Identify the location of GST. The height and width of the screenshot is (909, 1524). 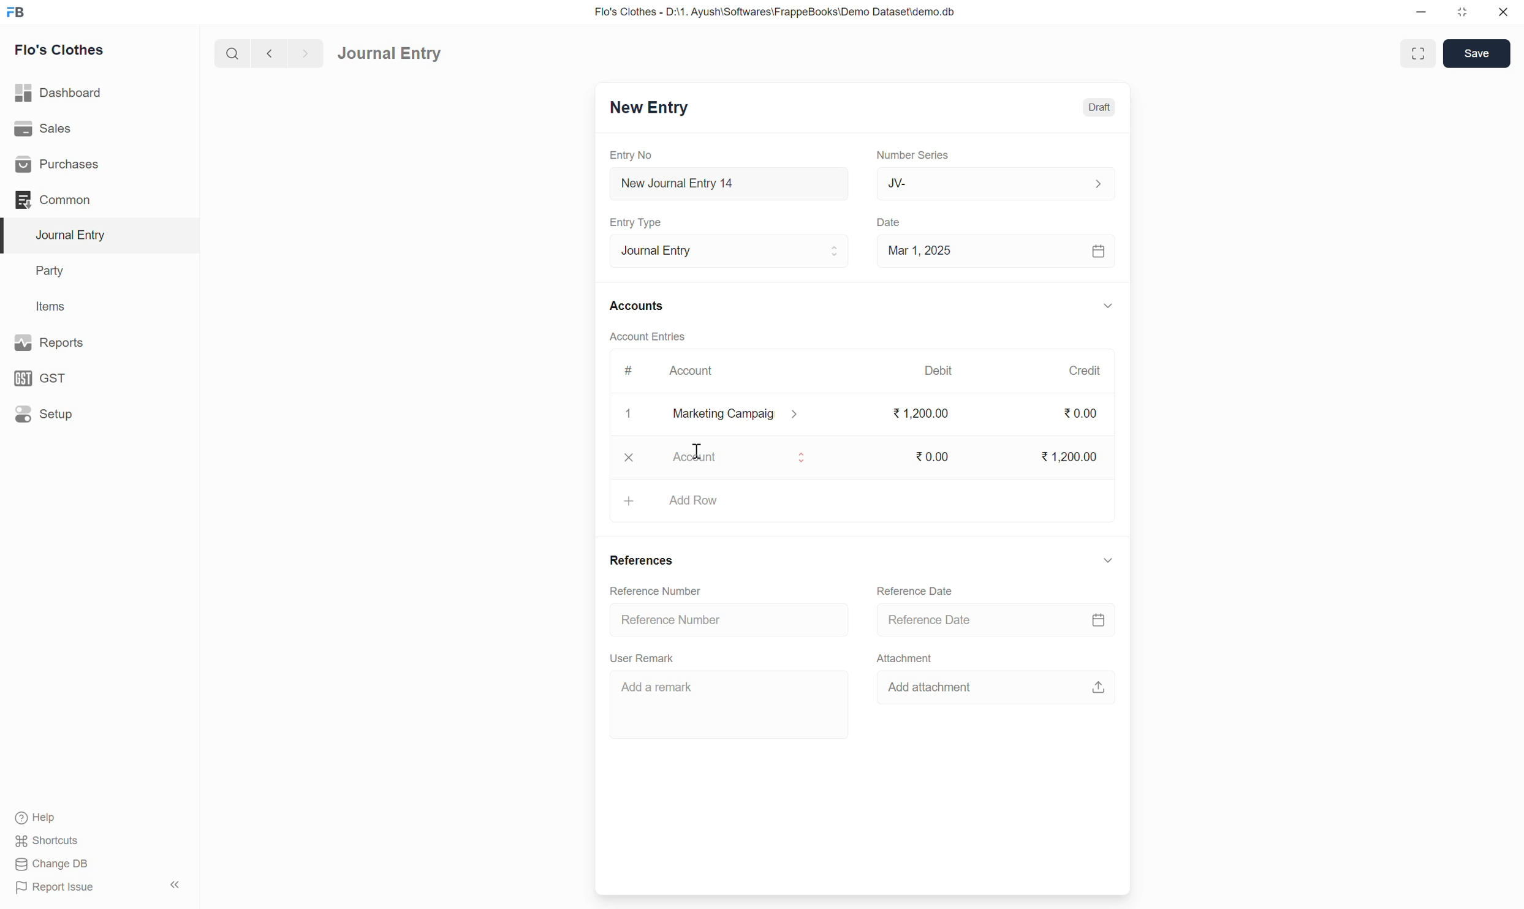
(42, 379).